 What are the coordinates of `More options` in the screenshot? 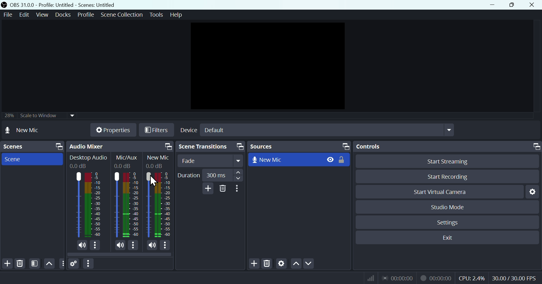 It's located at (165, 246).